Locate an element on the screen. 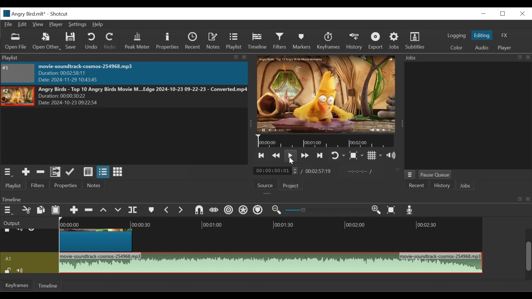  Zoom in  is located at coordinates (378, 210).